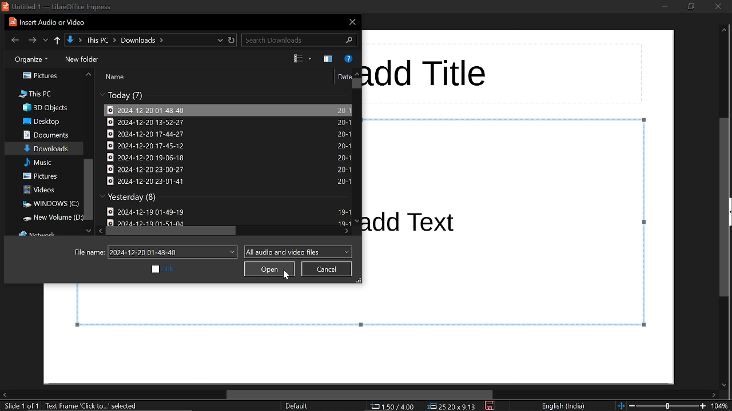 The image size is (732, 411). I want to click on file format, so click(297, 251).